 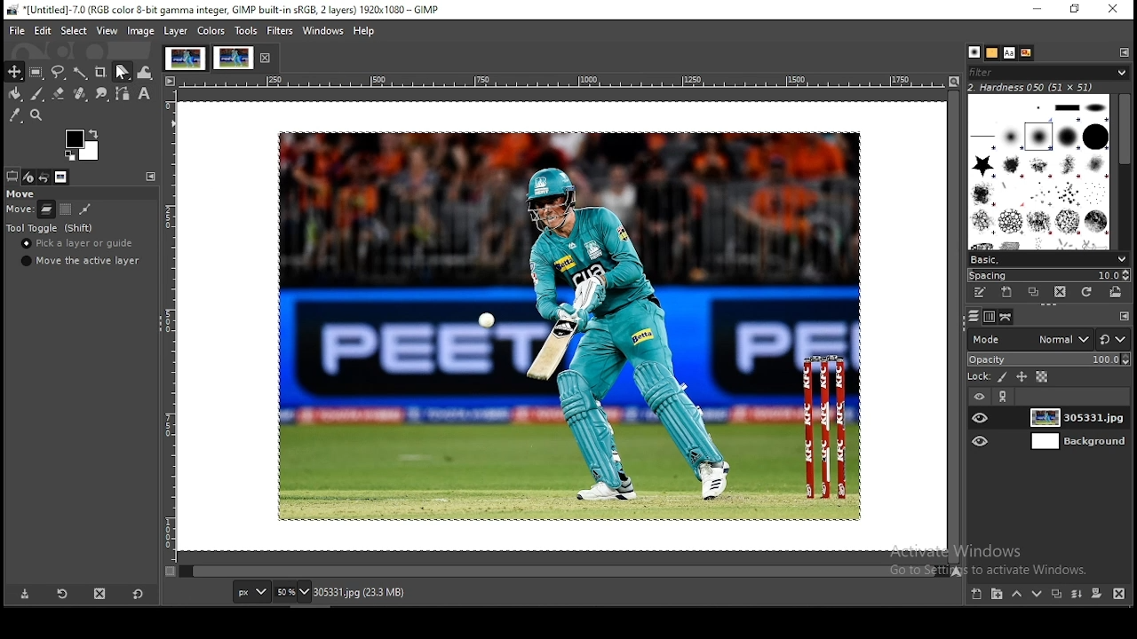 What do you see at coordinates (79, 261) in the screenshot?
I see `move the active layer` at bounding box center [79, 261].